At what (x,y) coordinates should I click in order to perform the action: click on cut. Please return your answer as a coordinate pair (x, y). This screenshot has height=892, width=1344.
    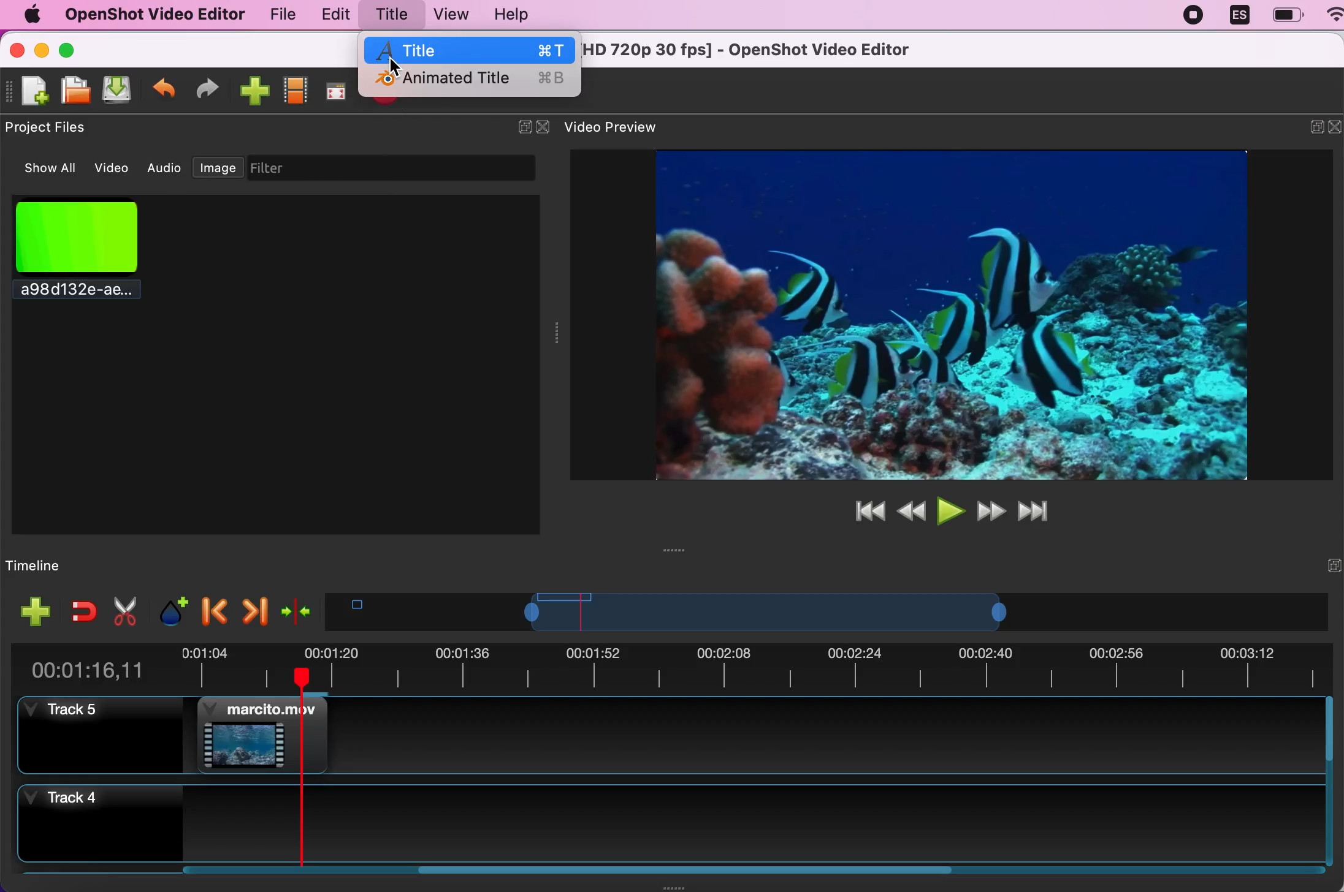
    Looking at the image, I should click on (123, 611).